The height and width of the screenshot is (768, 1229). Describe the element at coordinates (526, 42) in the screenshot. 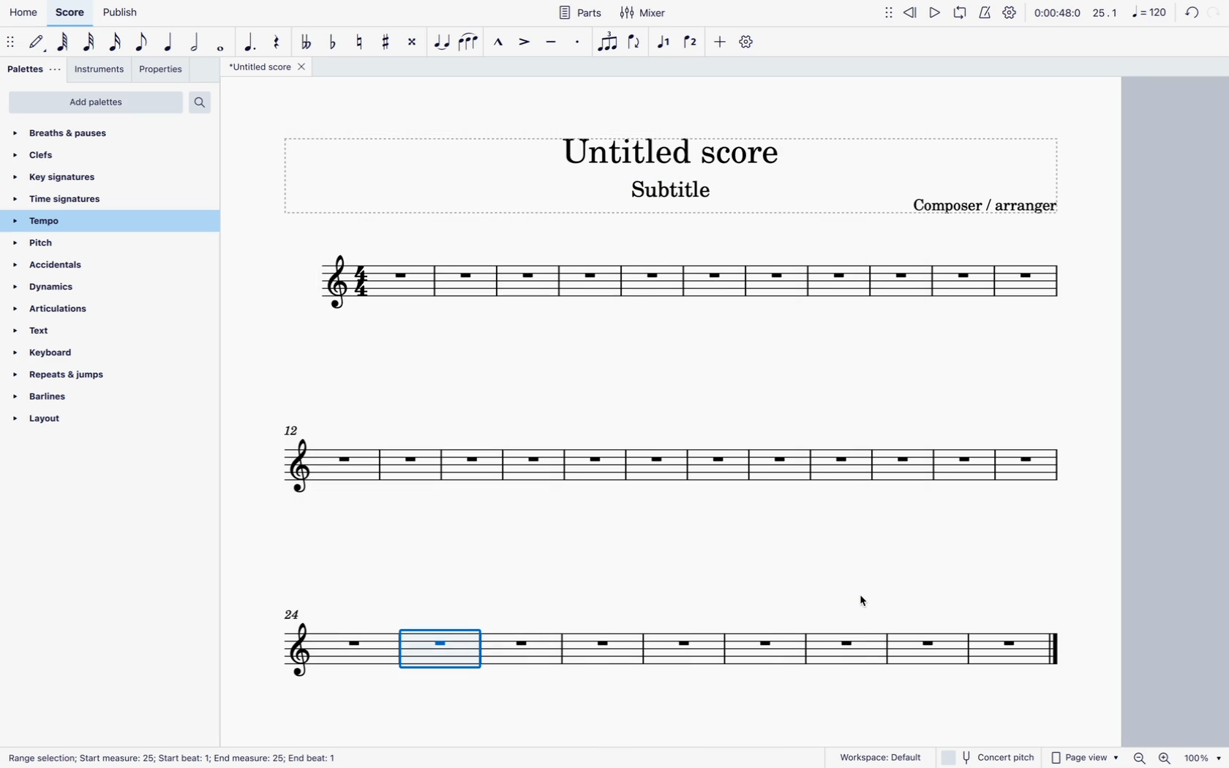

I see `accent` at that location.